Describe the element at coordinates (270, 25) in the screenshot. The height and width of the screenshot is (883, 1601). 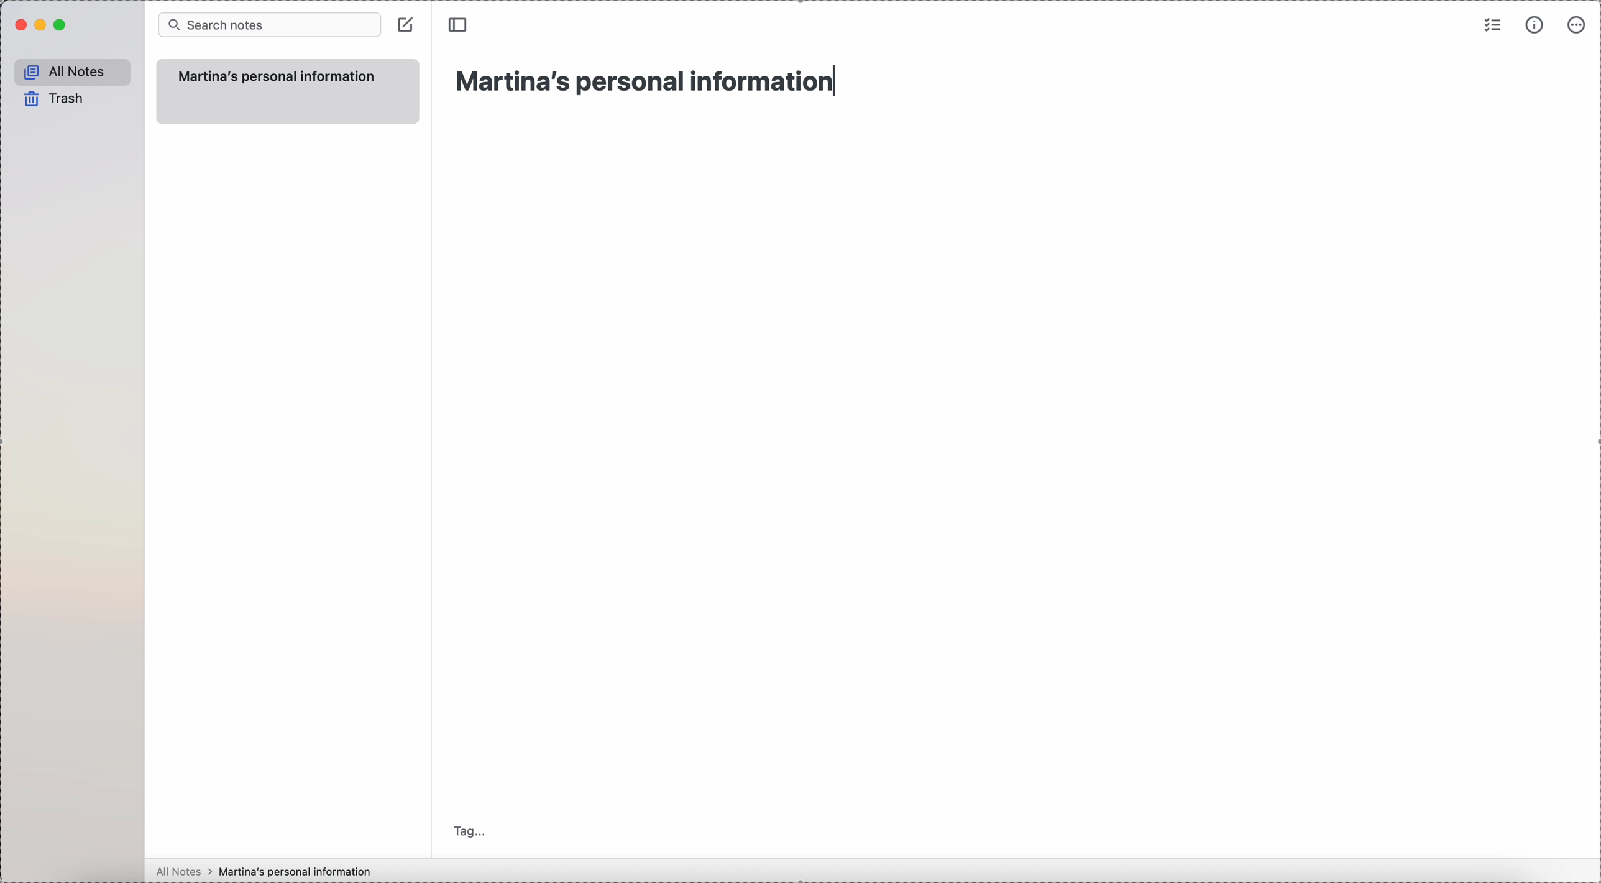
I see `search bar` at that location.